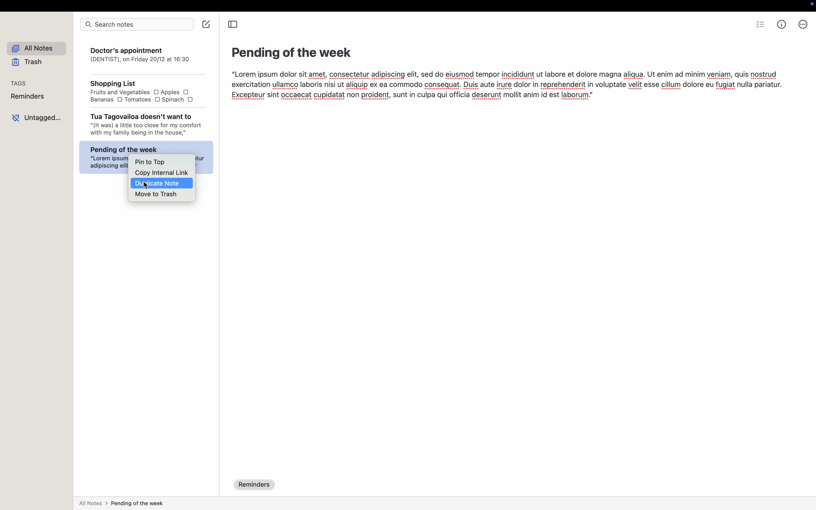  I want to click on Pending of the week, so click(300, 54).